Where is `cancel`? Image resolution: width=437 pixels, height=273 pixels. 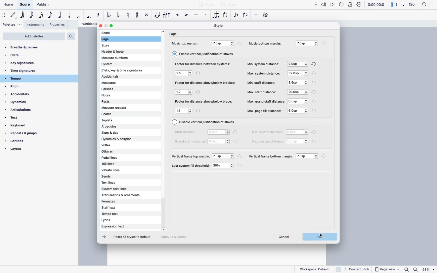 cancel is located at coordinates (285, 237).